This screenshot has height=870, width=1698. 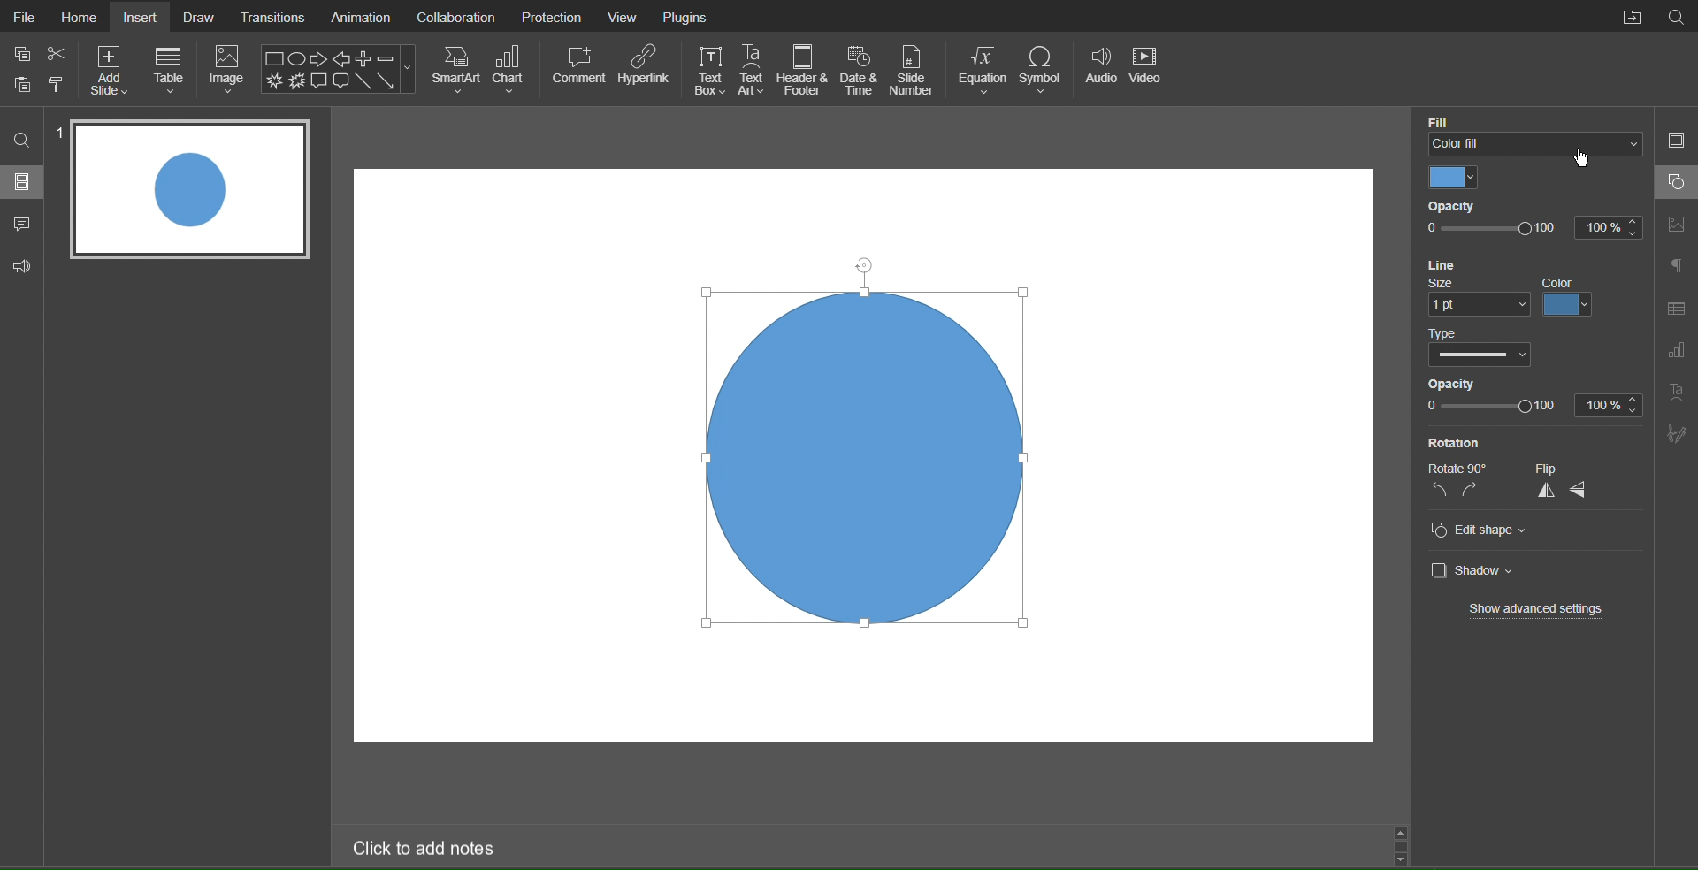 What do you see at coordinates (141, 15) in the screenshot?
I see `Insert` at bounding box center [141, 15].